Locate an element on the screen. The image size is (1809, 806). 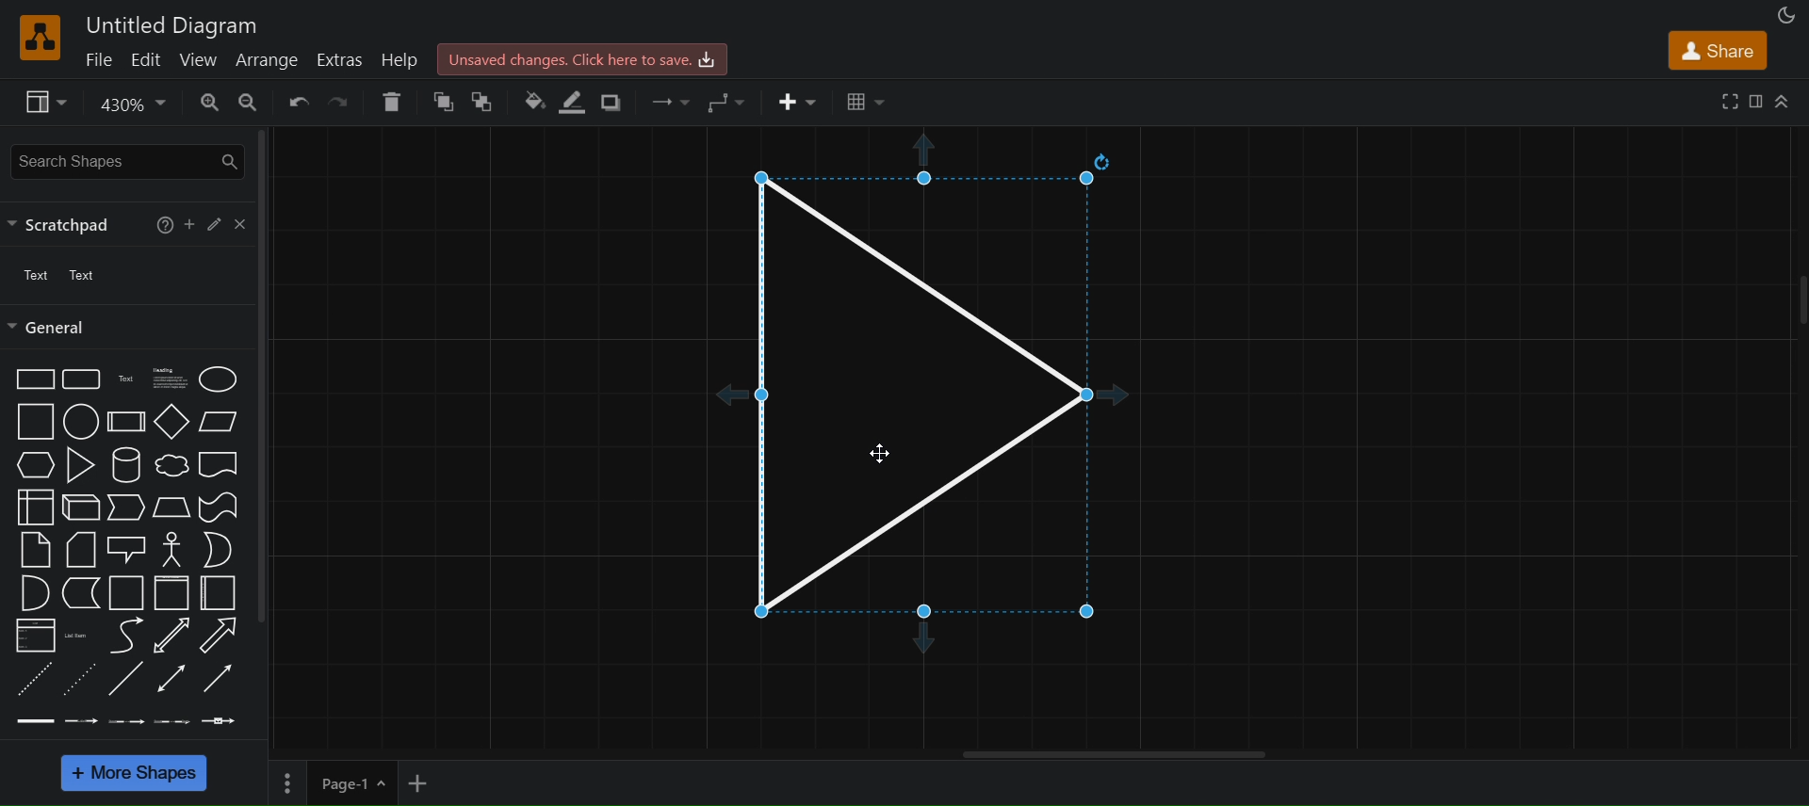
view is located at coordinates (200, 57).